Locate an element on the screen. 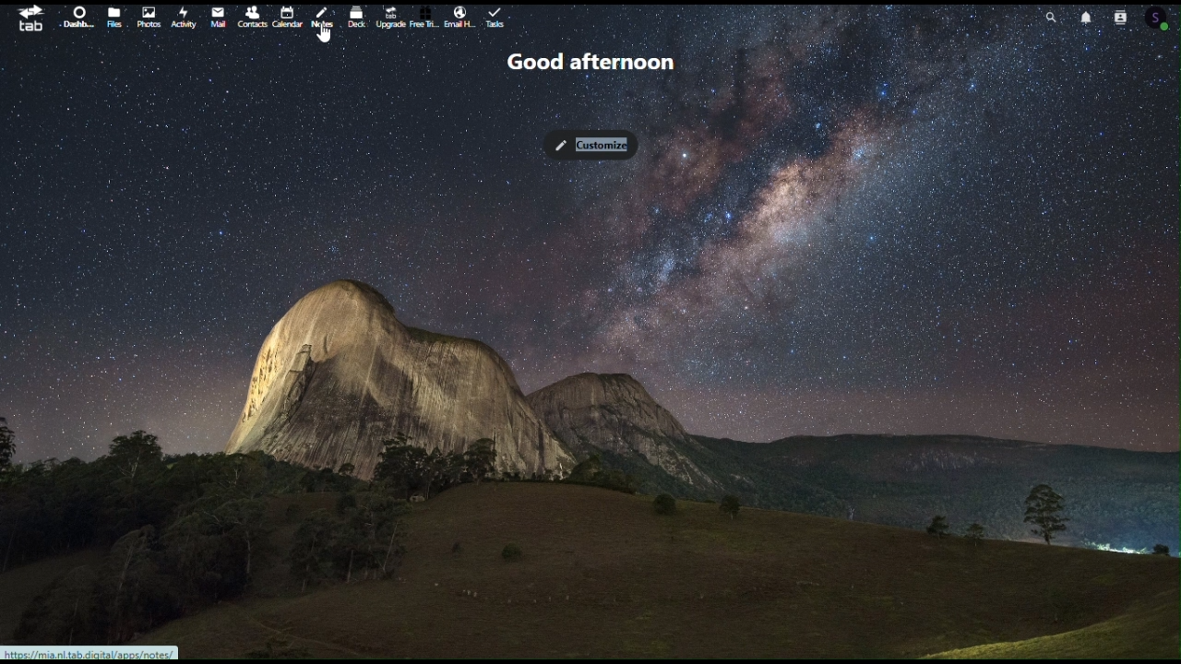  Notifications is located at coordinates (1091, 18).